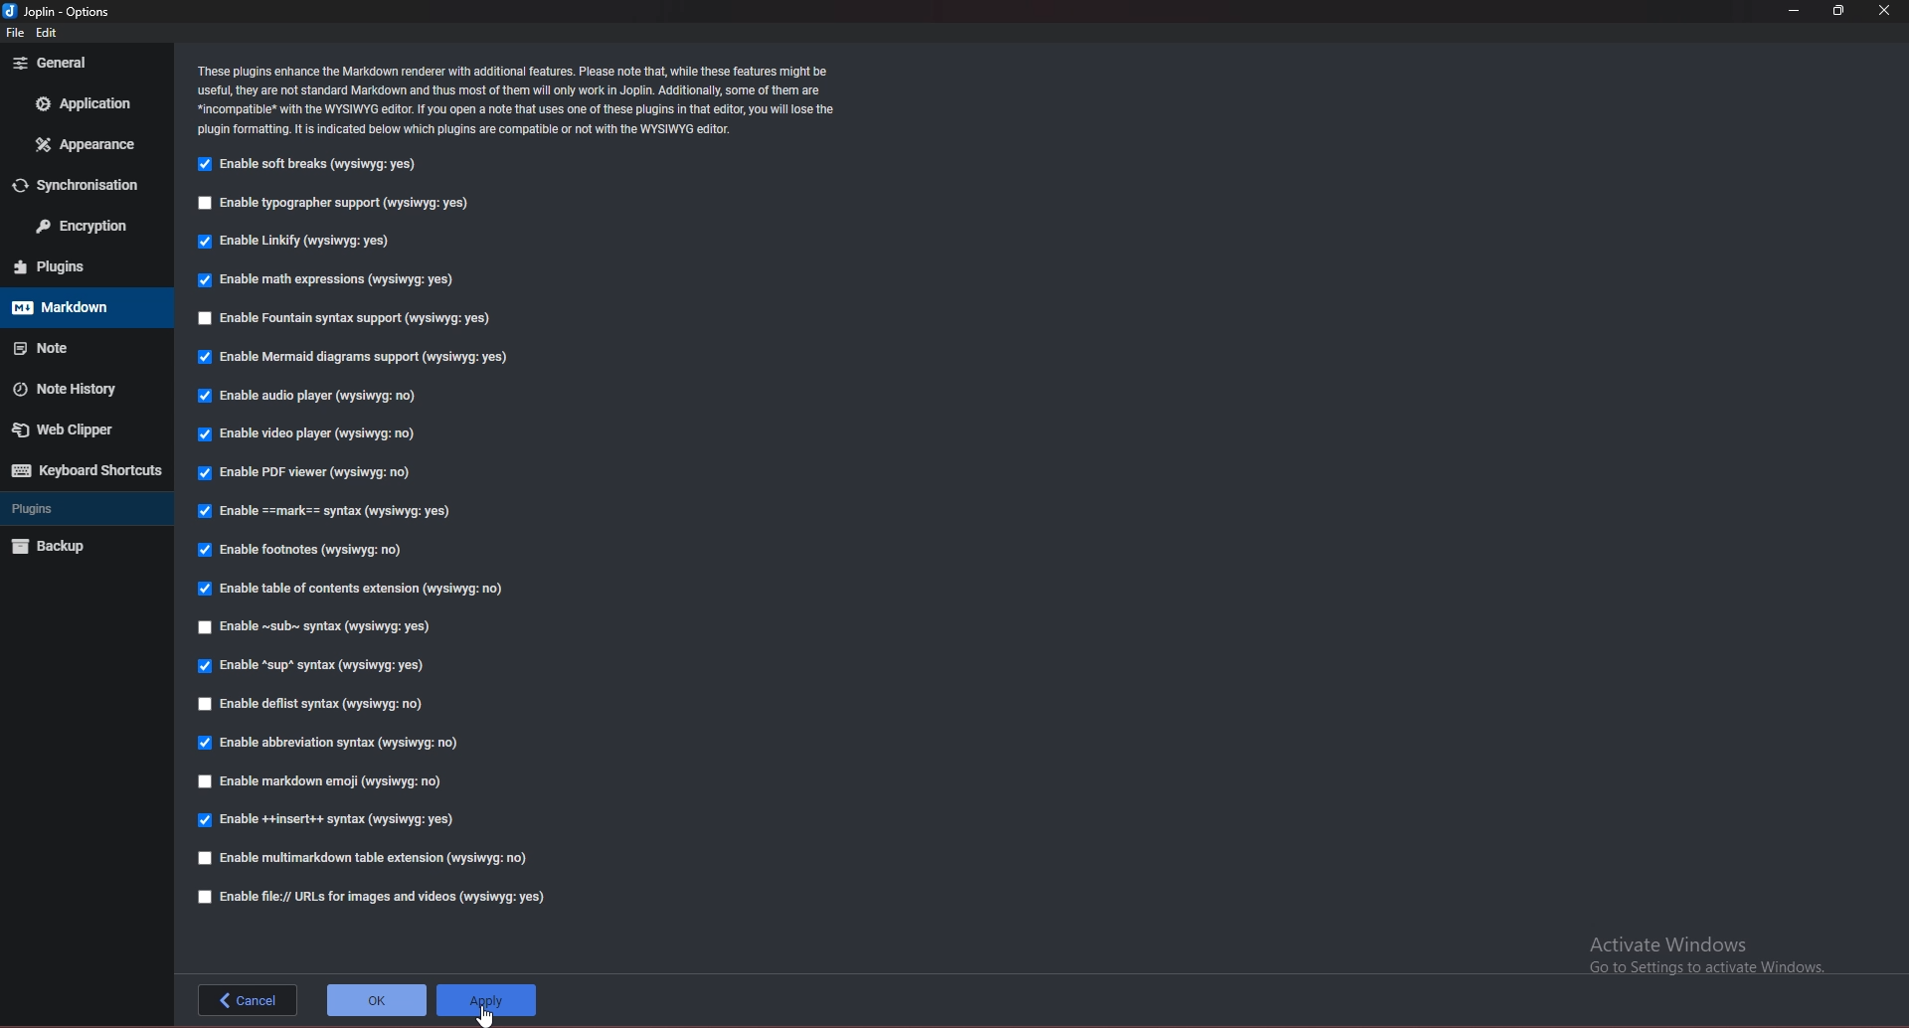 The image size is (1909, 1028). I want to click on cursor, so click(488, 1016).